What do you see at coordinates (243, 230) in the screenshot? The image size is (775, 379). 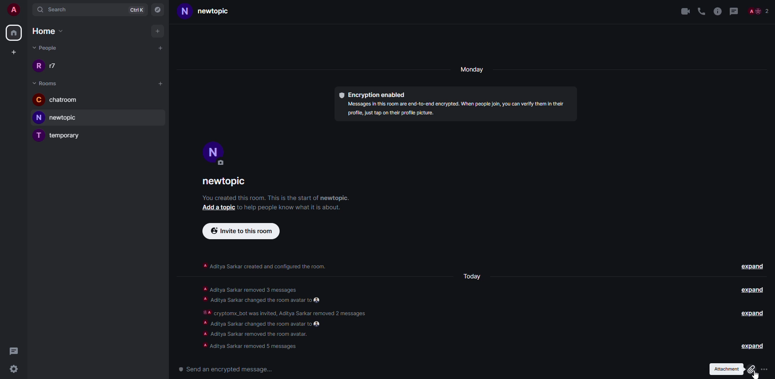 I see `invite to this room` at bounding box center [243, 230].